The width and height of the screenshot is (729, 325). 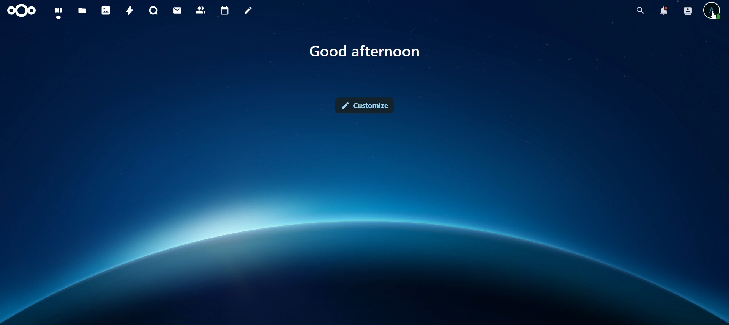 What do you see at coordinates (715, 18) in the screenshot?
I see `cursor` at bounding box center [715, 18].